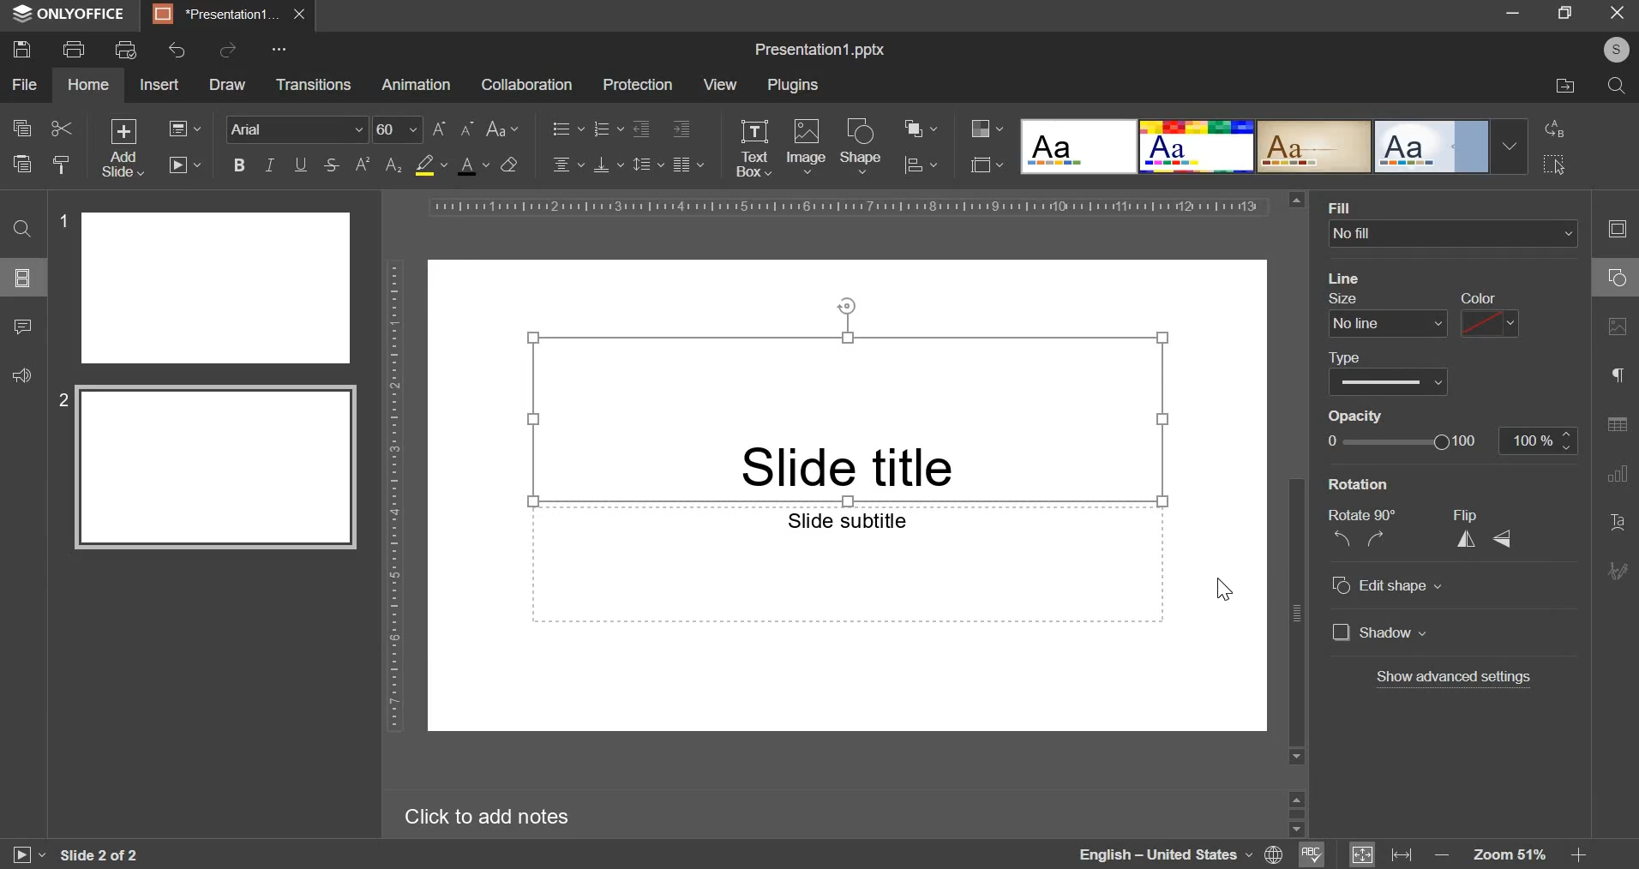 Image resolution: width=1639 pixels, height=869 pixels. I want to click on increase indent, so click(681, 129).